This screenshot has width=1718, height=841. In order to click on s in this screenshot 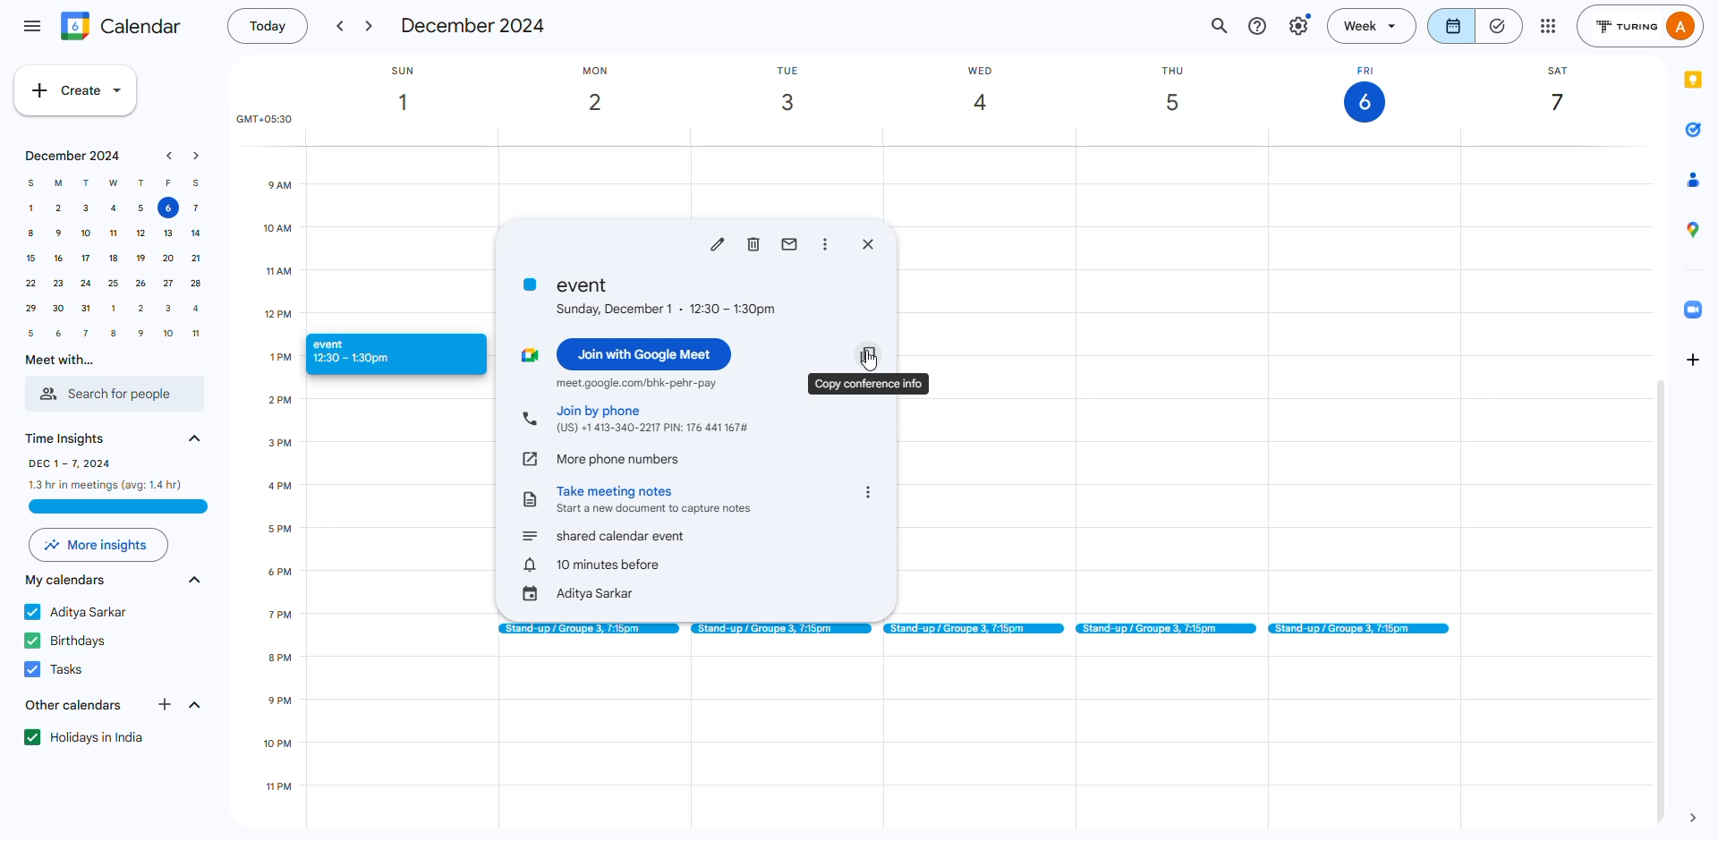, I will do `click(195, 183)`.